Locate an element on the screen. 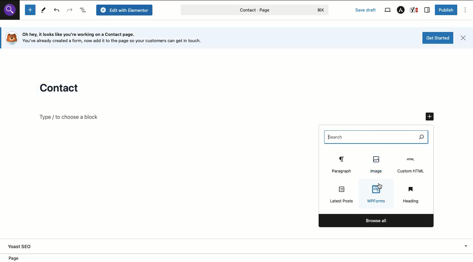 This screenshot has width=473, height=262. Search is located at coordinates (376, 136).